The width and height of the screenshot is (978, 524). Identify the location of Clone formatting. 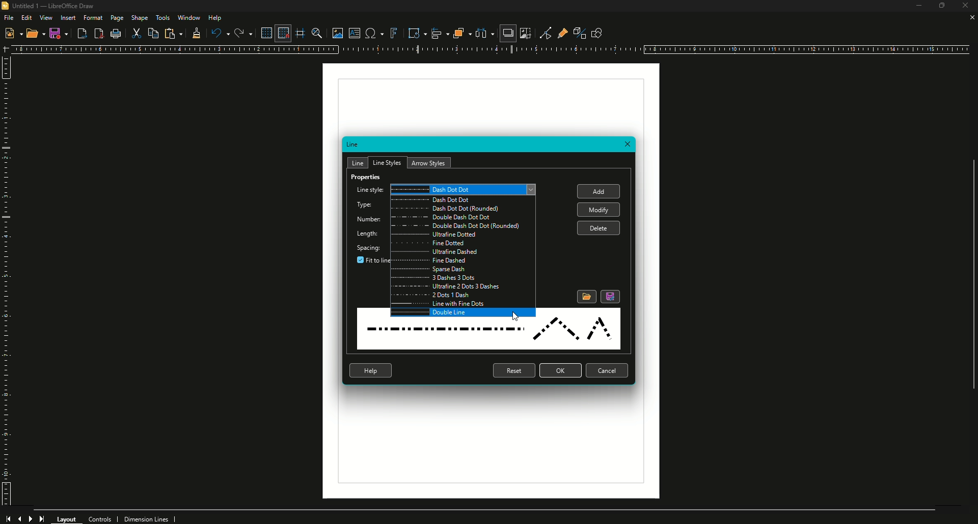
(195, 34).